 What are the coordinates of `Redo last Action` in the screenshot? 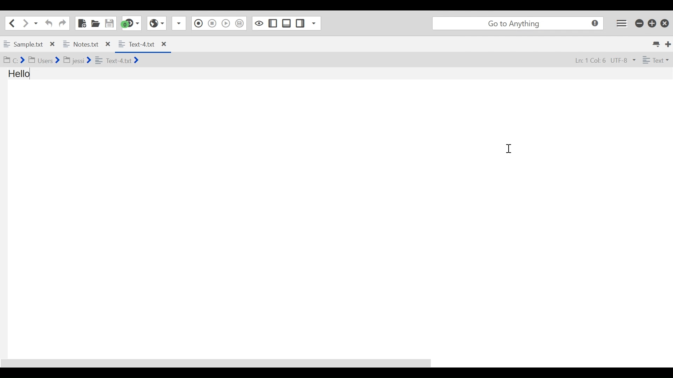 It's located at (62, 23).